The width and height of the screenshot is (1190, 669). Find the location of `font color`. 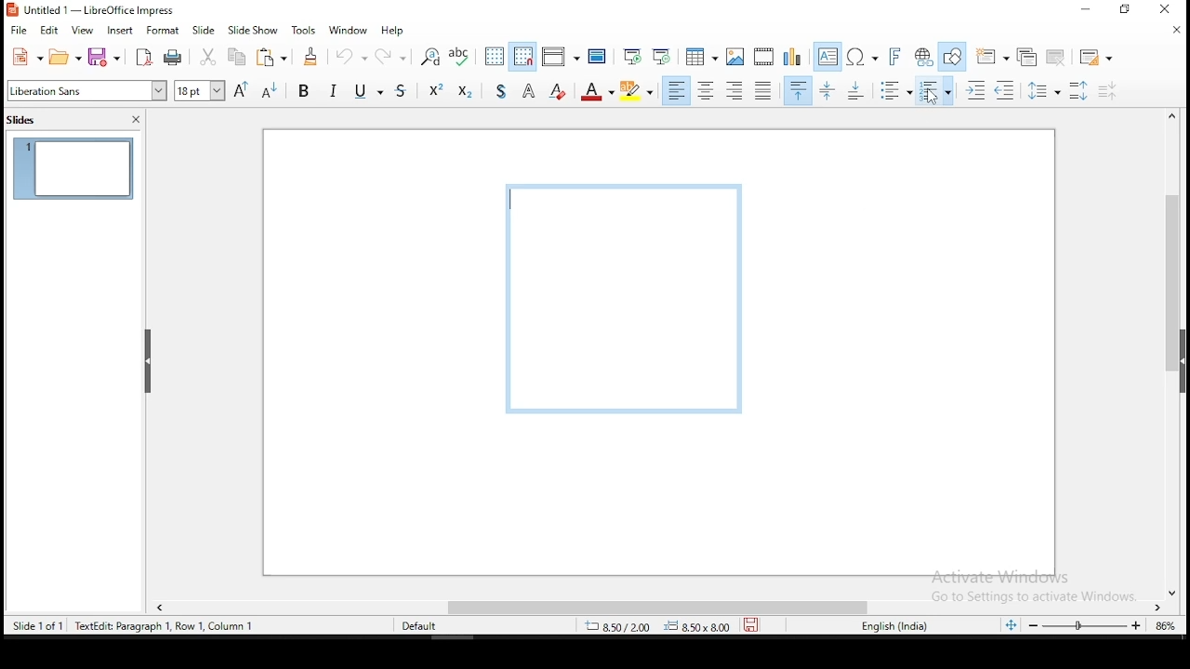

font color is located at coordinates (598, 91).